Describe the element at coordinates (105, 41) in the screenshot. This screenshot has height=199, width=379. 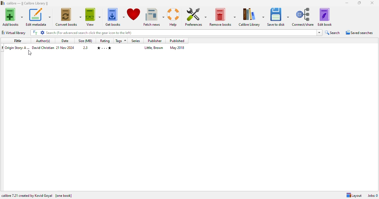
I see `rating` at that location.